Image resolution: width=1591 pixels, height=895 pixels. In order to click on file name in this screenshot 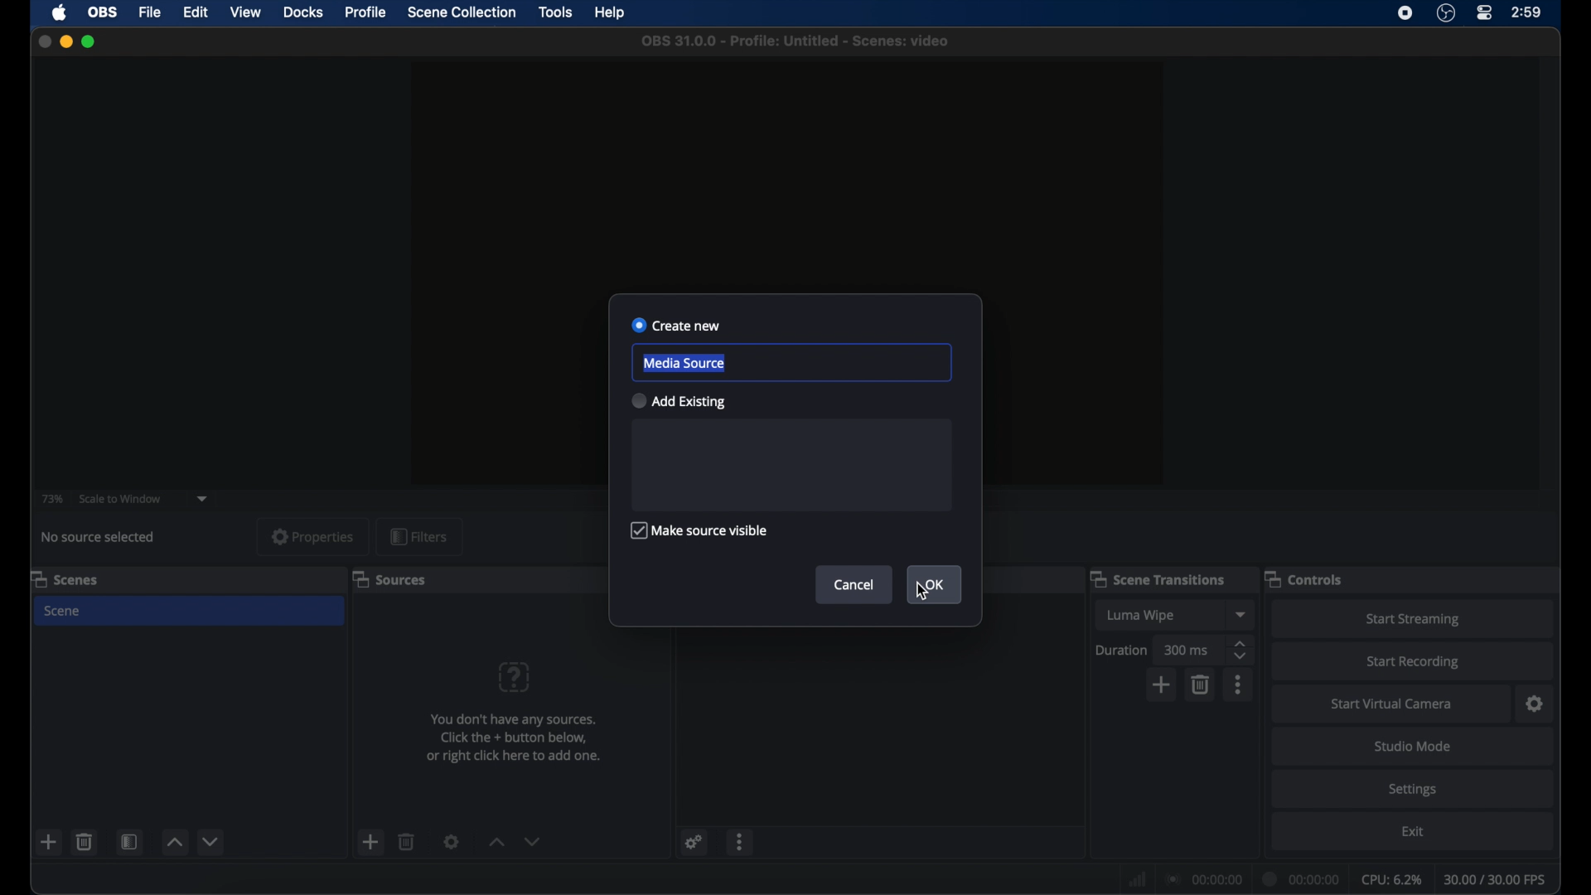, I will do `click(796, 41)`.